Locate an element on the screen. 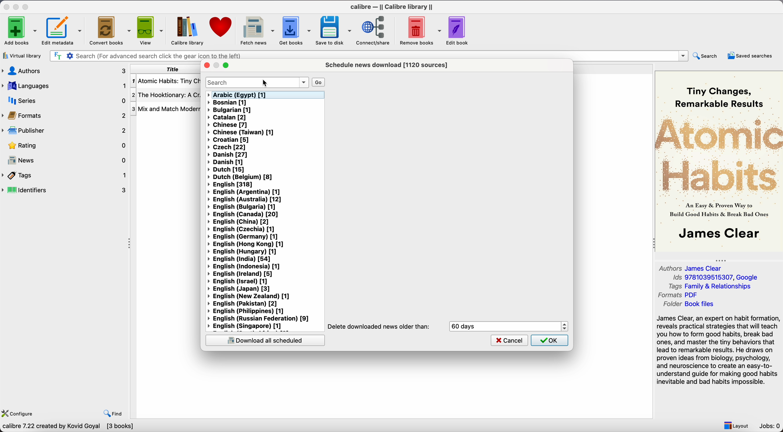 The image size is (783, 432). English (Philippines) [1] is located at coordinates (250, 311).